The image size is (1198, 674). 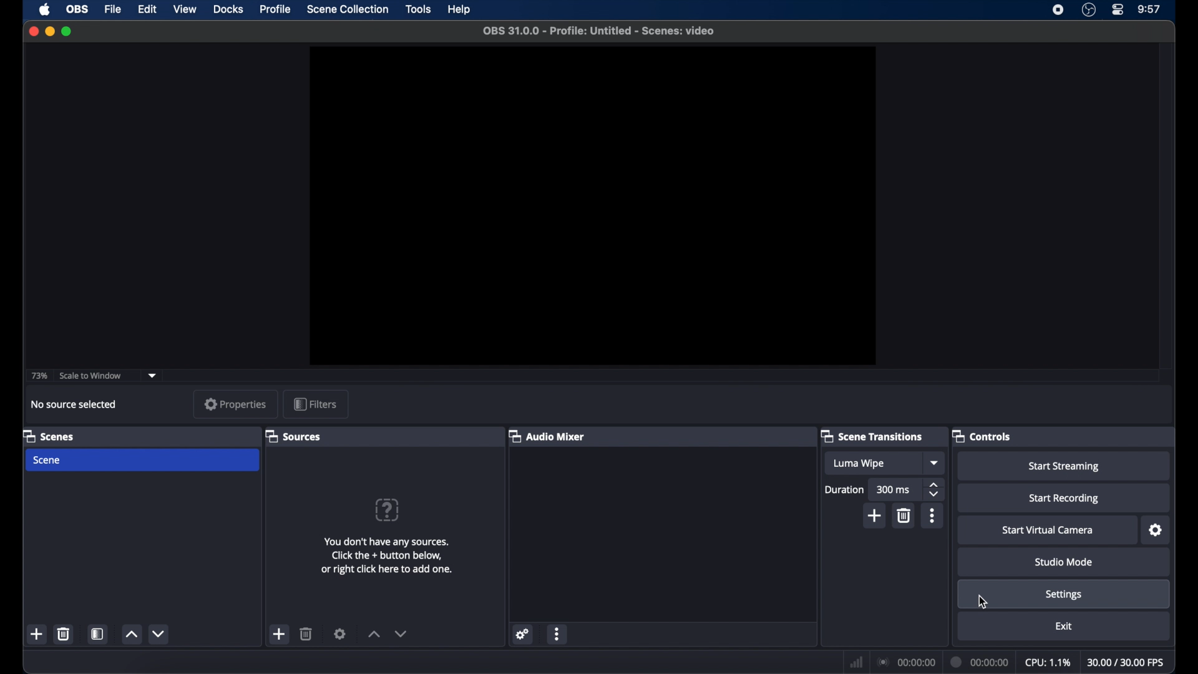 What do you see at coordinates (557, 633) in the screenshot?
I see `more options` at bounding box center [557, 633].